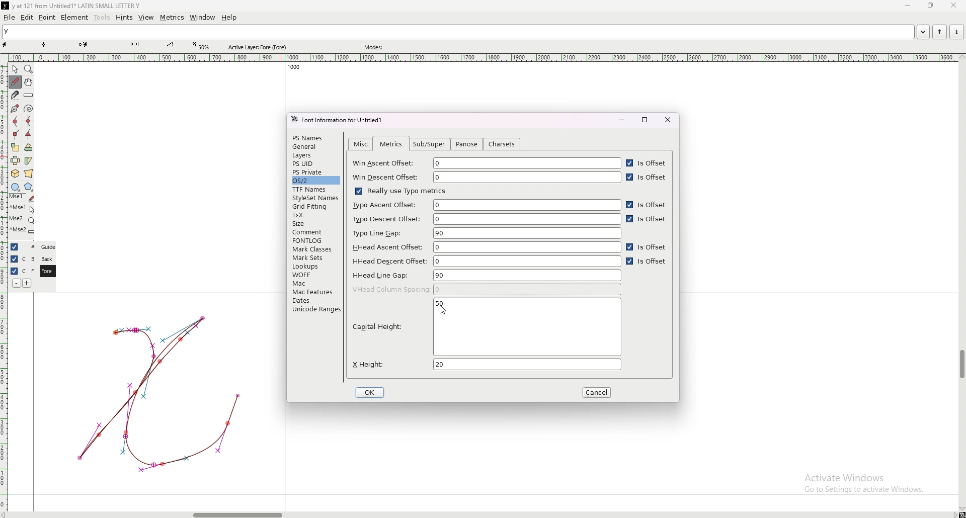 The height and width of the screenshot is (518, 966). What do you see at coordinates (15, 187) in the screenshot?
I see `circle or ellipse` at bounding box center [15, 187].